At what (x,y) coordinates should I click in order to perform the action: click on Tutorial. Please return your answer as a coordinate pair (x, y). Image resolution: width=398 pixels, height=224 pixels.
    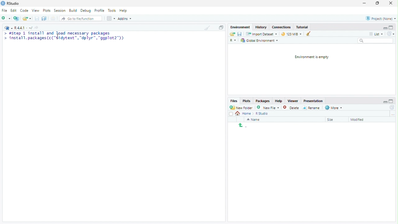
    Looking at the image, I should click on (302, 27).